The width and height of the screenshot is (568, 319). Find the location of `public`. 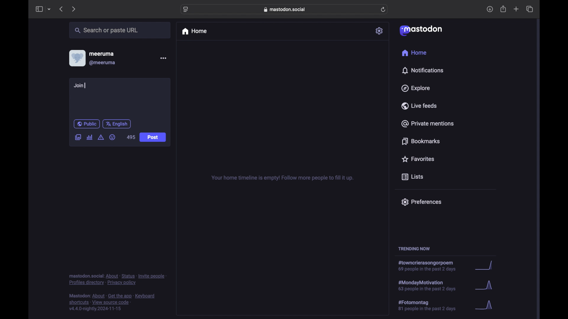

public is located at coordinates (86, 124).